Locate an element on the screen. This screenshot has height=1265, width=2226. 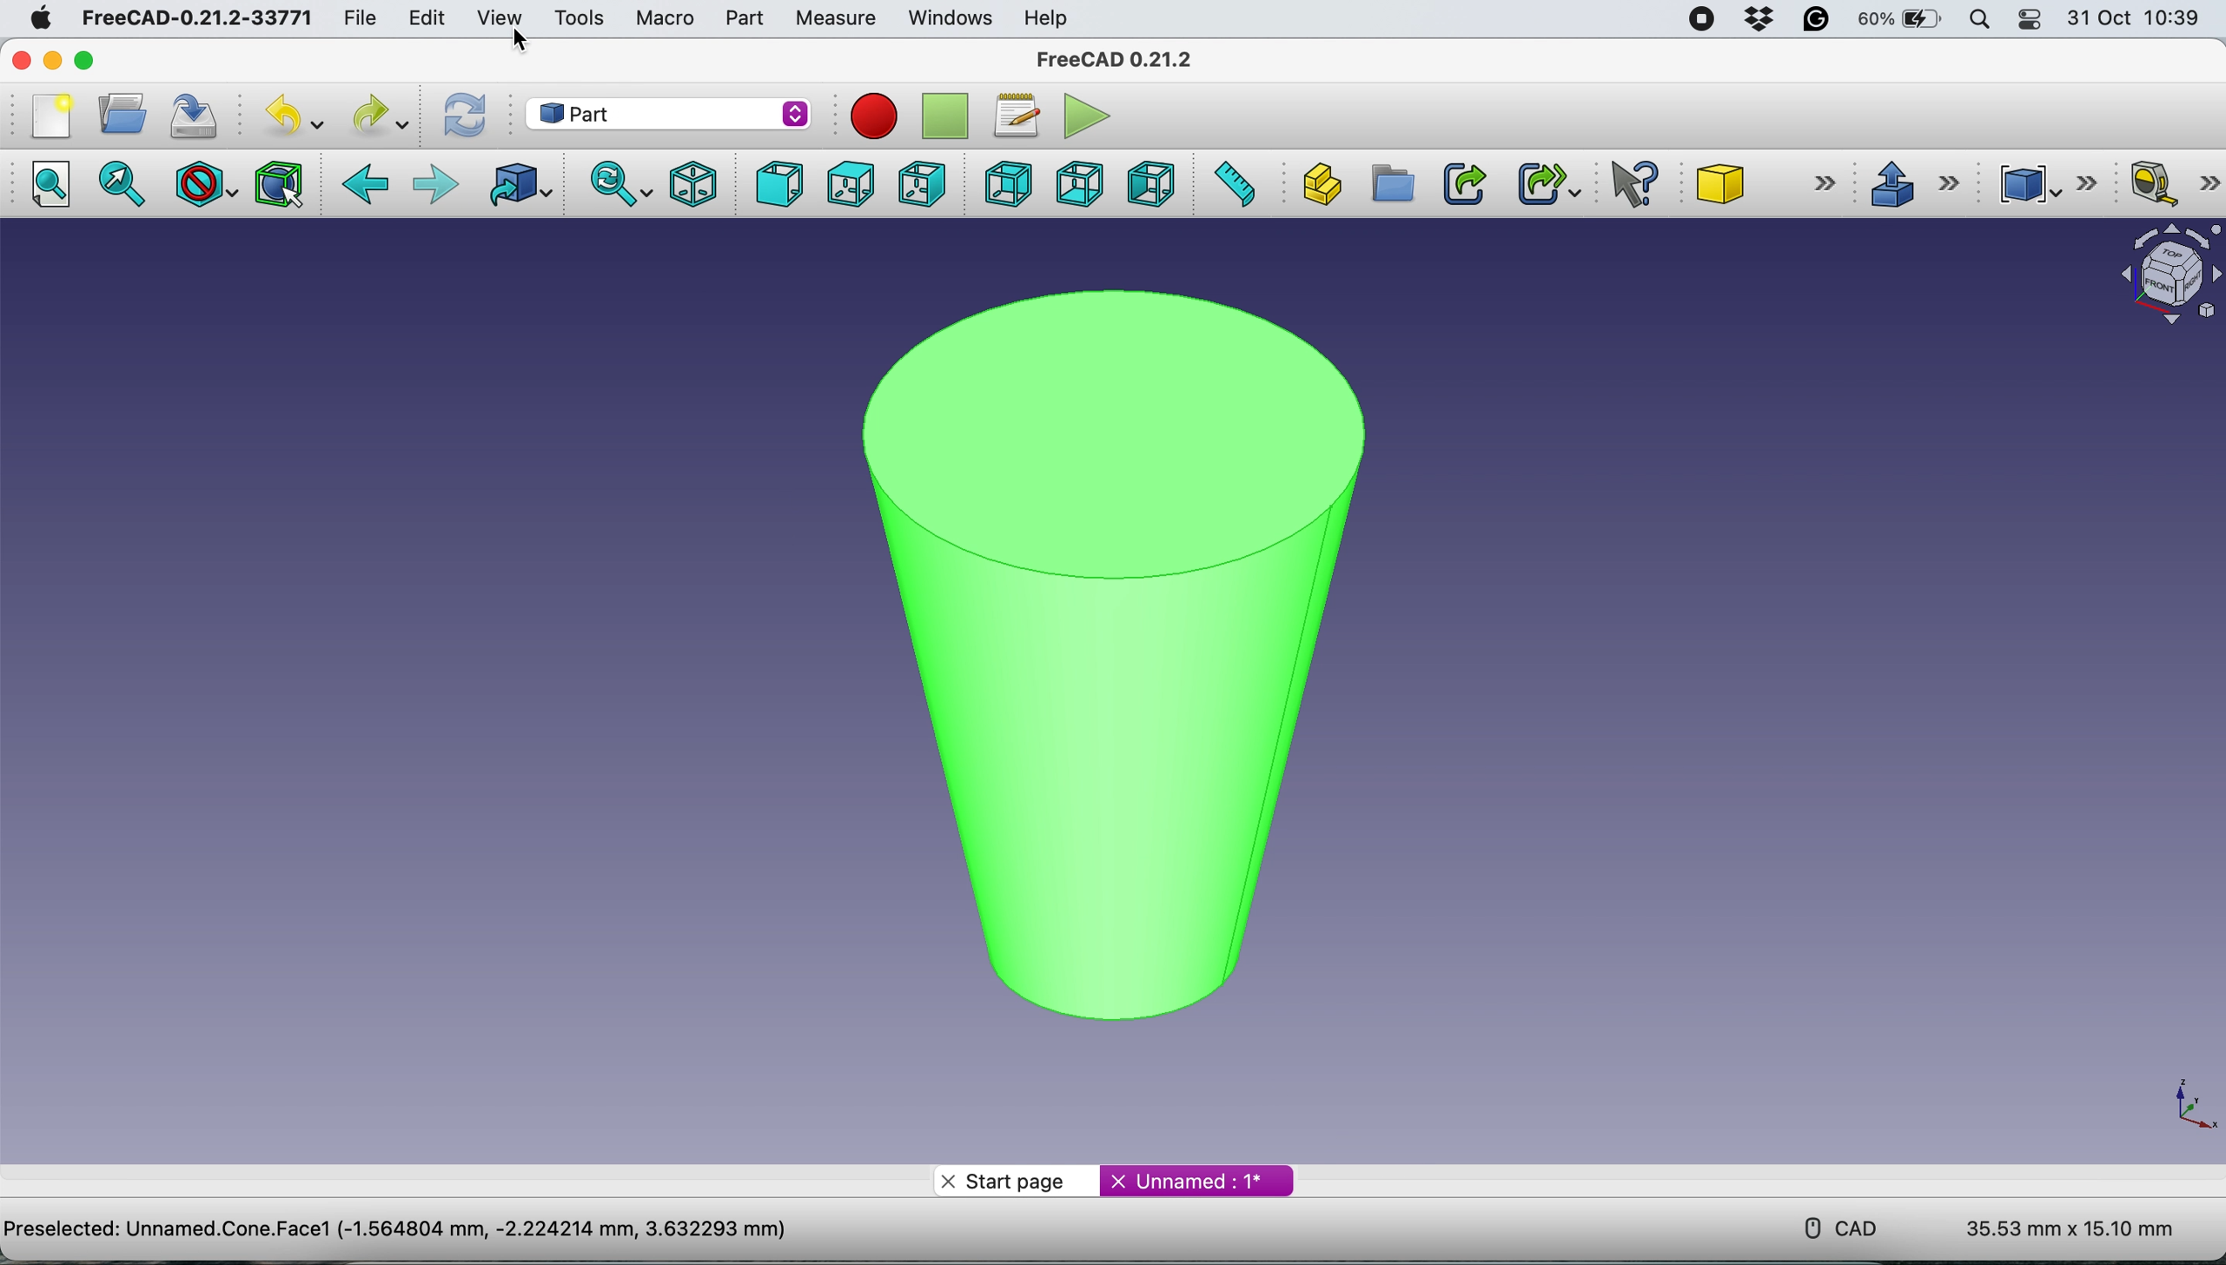
dropbox is located at coordinates (1753, 20).